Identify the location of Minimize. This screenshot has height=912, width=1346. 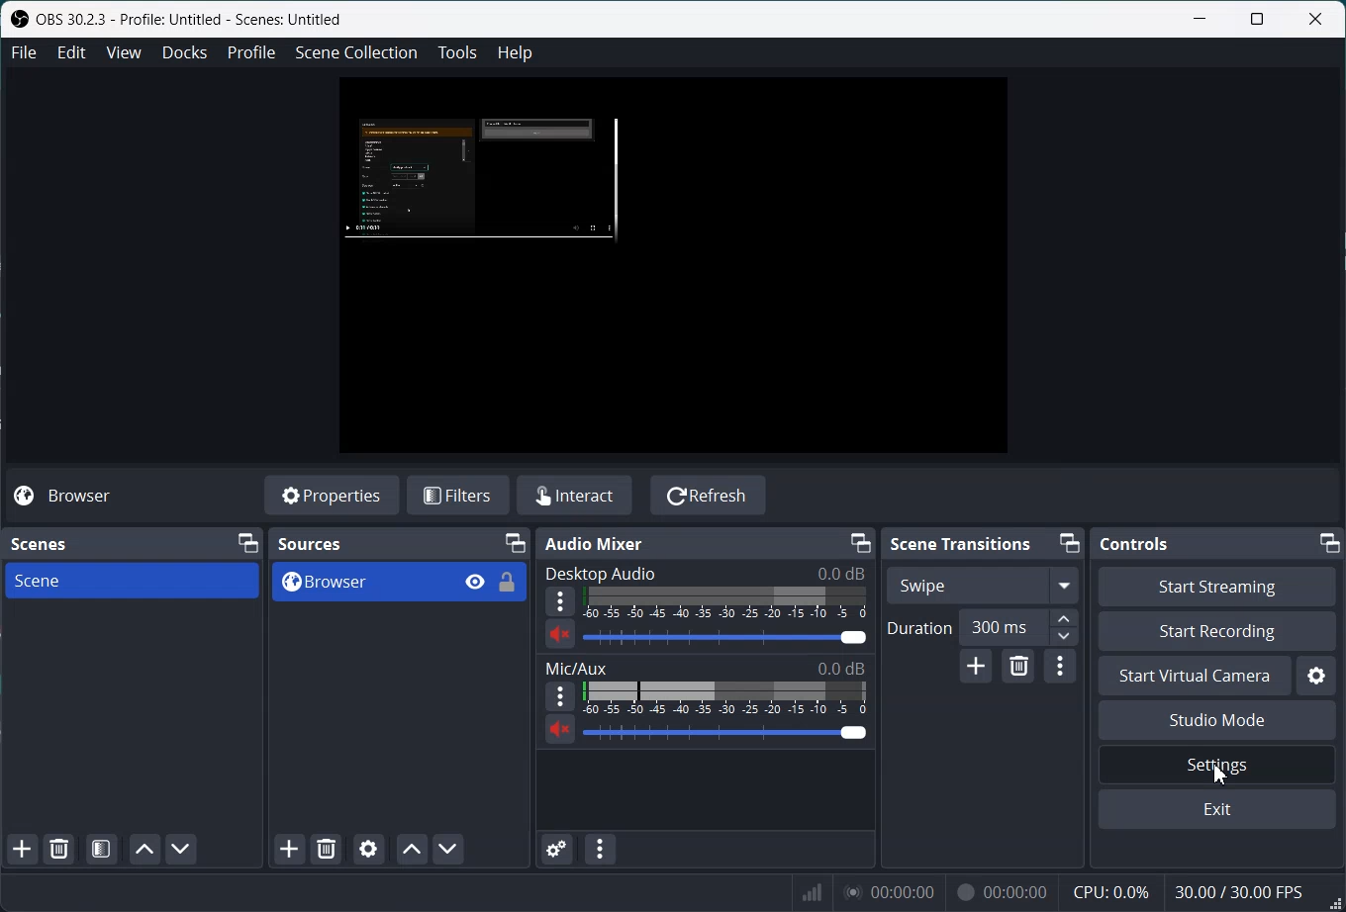
(1201, 18).